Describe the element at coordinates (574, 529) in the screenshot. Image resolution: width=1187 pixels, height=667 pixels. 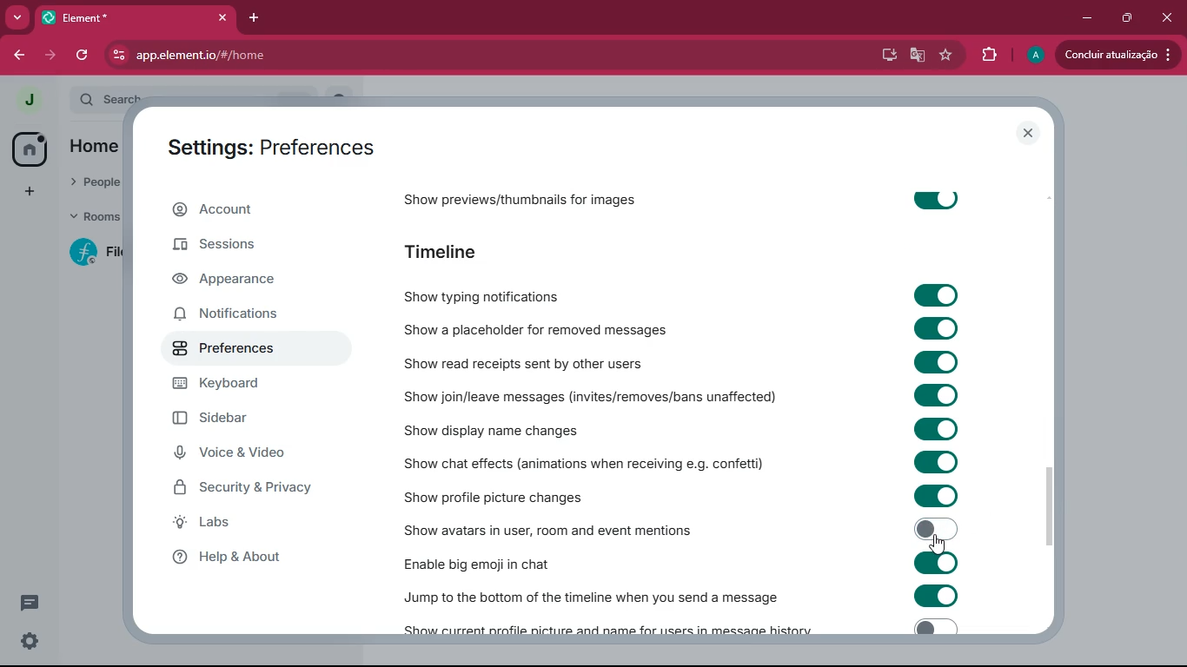
I see `show avatars in user, room and event mentions` at that location.